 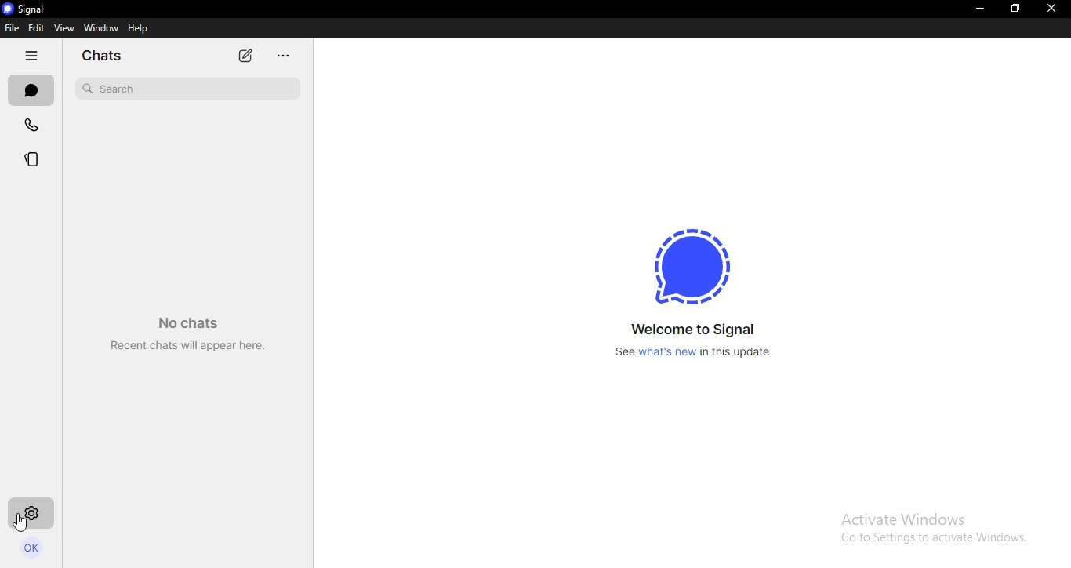 What do you see at coordinates (64, 28) in the screenshot?
I see `view` at bounding box center [64, 28].